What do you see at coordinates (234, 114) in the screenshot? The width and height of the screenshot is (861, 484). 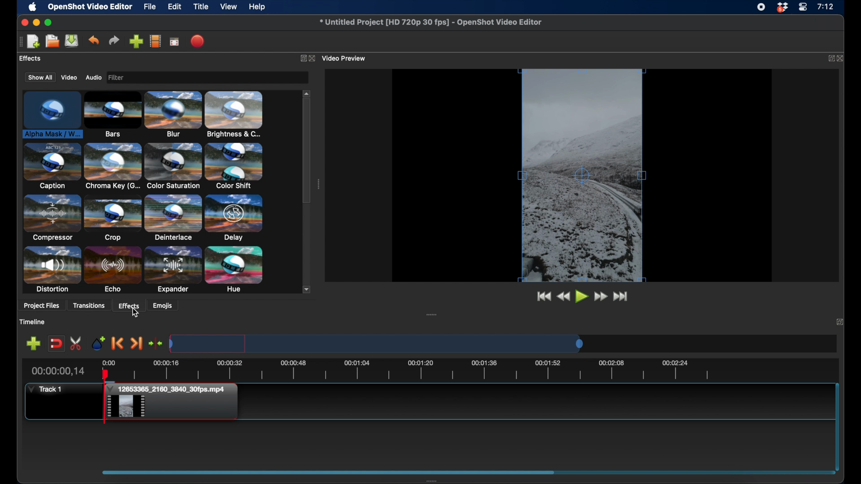 I see `brightness & contrast` at bounding box center [234, 114].